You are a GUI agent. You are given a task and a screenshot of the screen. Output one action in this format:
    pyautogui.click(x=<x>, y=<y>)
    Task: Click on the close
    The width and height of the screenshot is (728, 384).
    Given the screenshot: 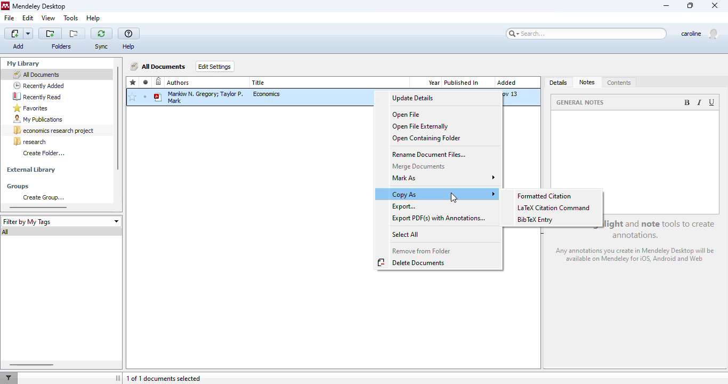 What is the action you would take?
    pyautogui.click(x=716, y=6)
    